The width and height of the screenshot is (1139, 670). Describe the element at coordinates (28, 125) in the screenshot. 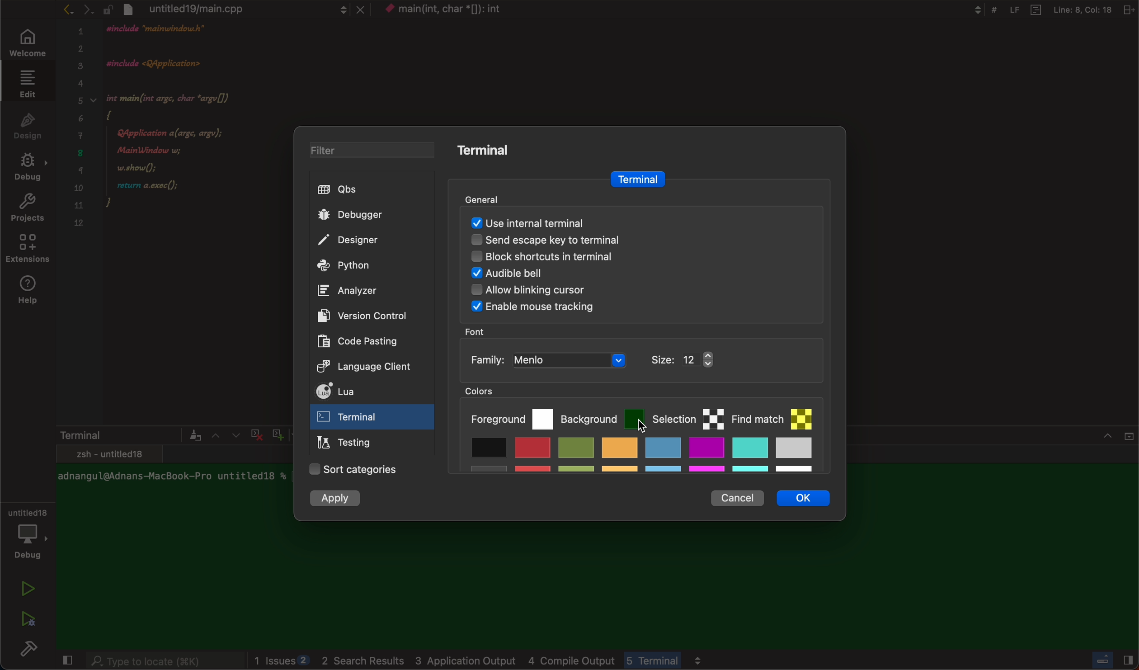

I see `design` at that location.